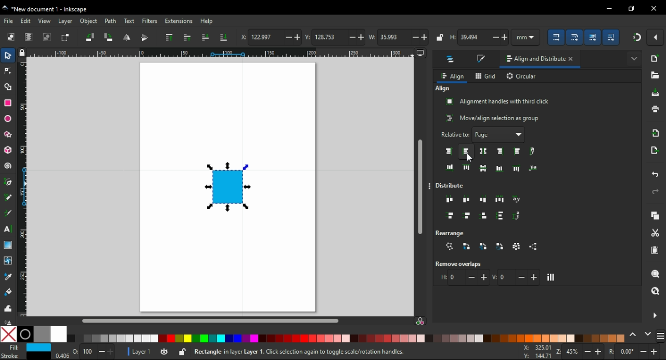 The image size is (666, 360). Describe the element at coordinates (654, 111) in the screenshot. I see `print` at that location.